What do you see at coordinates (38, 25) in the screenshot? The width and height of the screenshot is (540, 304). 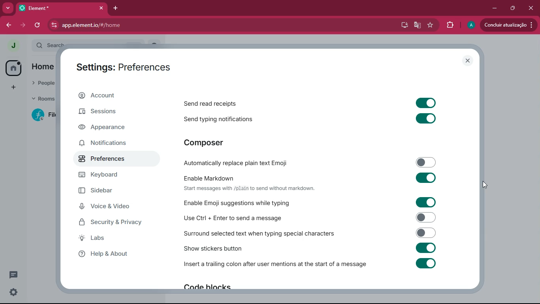 I see `refresh` at bounding box center [38, 25].